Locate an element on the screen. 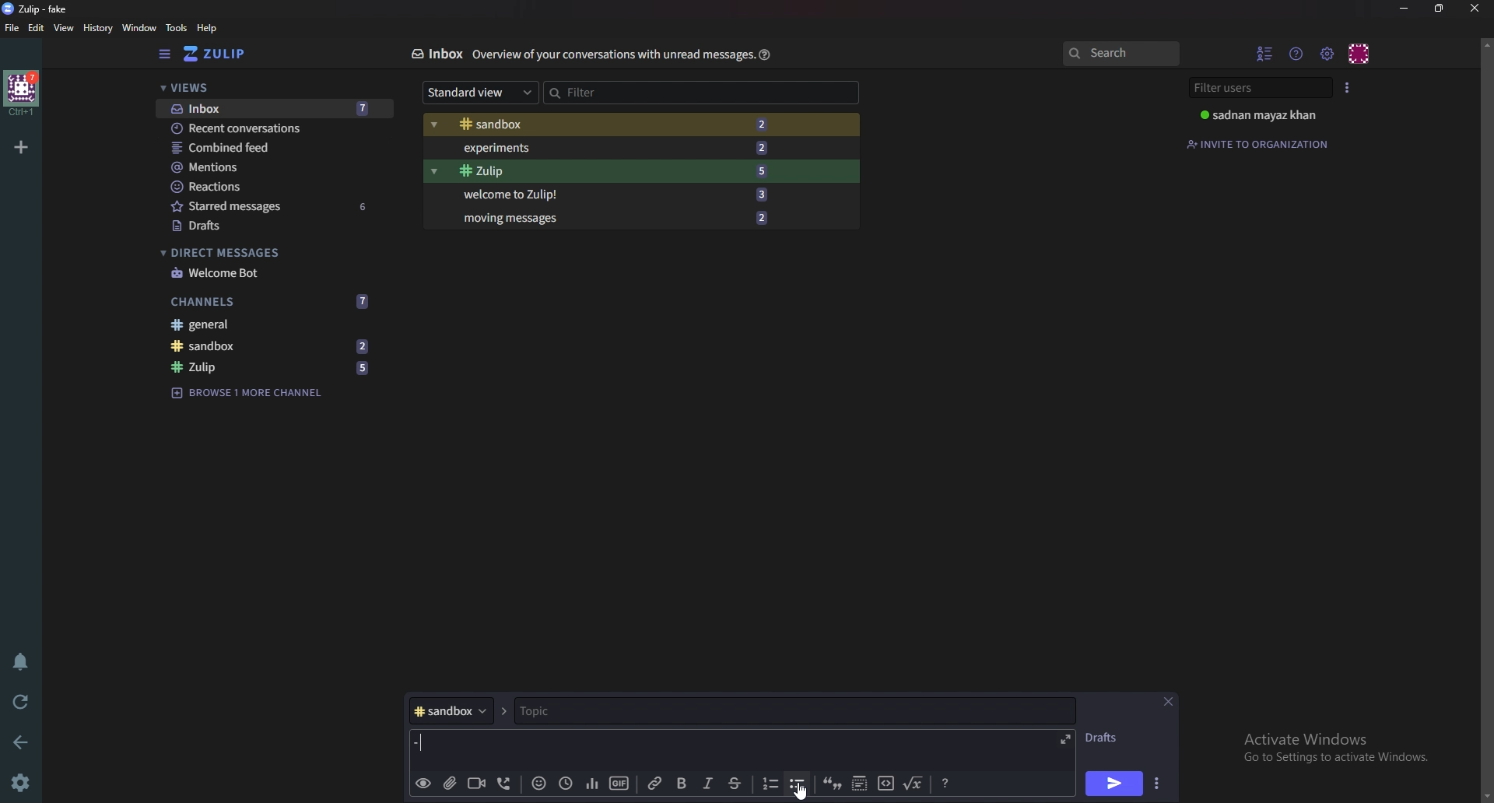  View is located at coordinates (65, 29).